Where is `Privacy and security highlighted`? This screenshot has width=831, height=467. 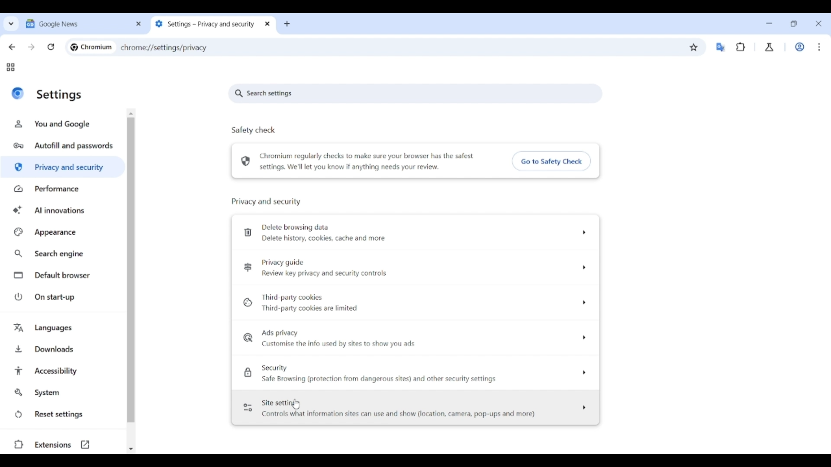
Privacy and security highlighted is located at coordinates (61, 169).